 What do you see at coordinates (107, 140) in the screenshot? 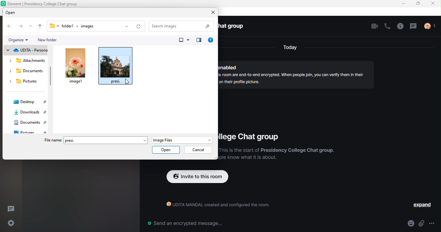
I see `presi` at bounding box center [107, 140].